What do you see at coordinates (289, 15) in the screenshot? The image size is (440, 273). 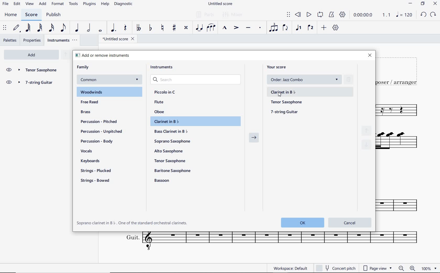 I see `SELECT TO MOVE` at bounding box center [289, 15].